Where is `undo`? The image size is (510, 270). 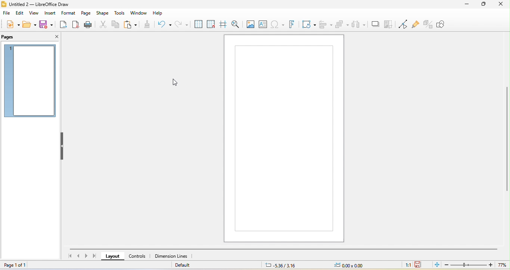 undo is located at coordinates (164, 24).